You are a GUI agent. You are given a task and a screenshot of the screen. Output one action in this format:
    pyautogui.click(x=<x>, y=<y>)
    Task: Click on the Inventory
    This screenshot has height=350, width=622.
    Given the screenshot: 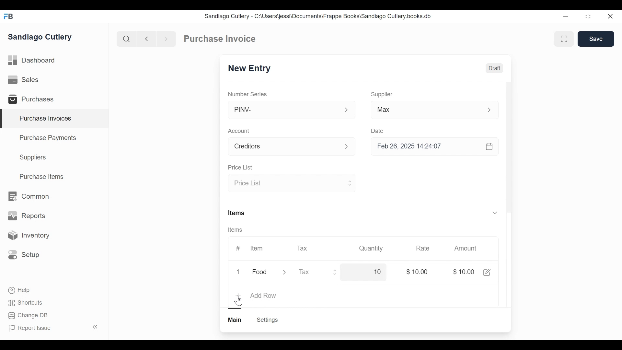 What is the action you would take?
    pyautogui.click(x=28, y=236)
    